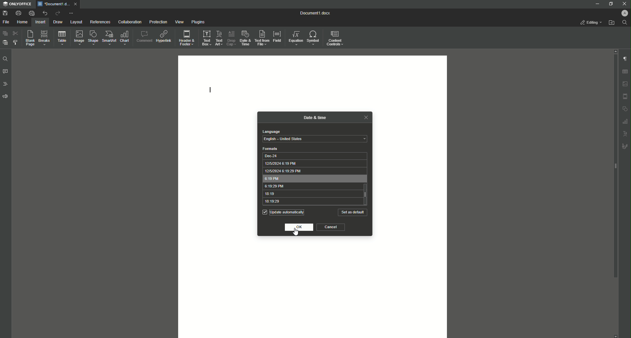 This screenshot has height=338, width=631. I want to click on Document1.docx, so click(316, 13).